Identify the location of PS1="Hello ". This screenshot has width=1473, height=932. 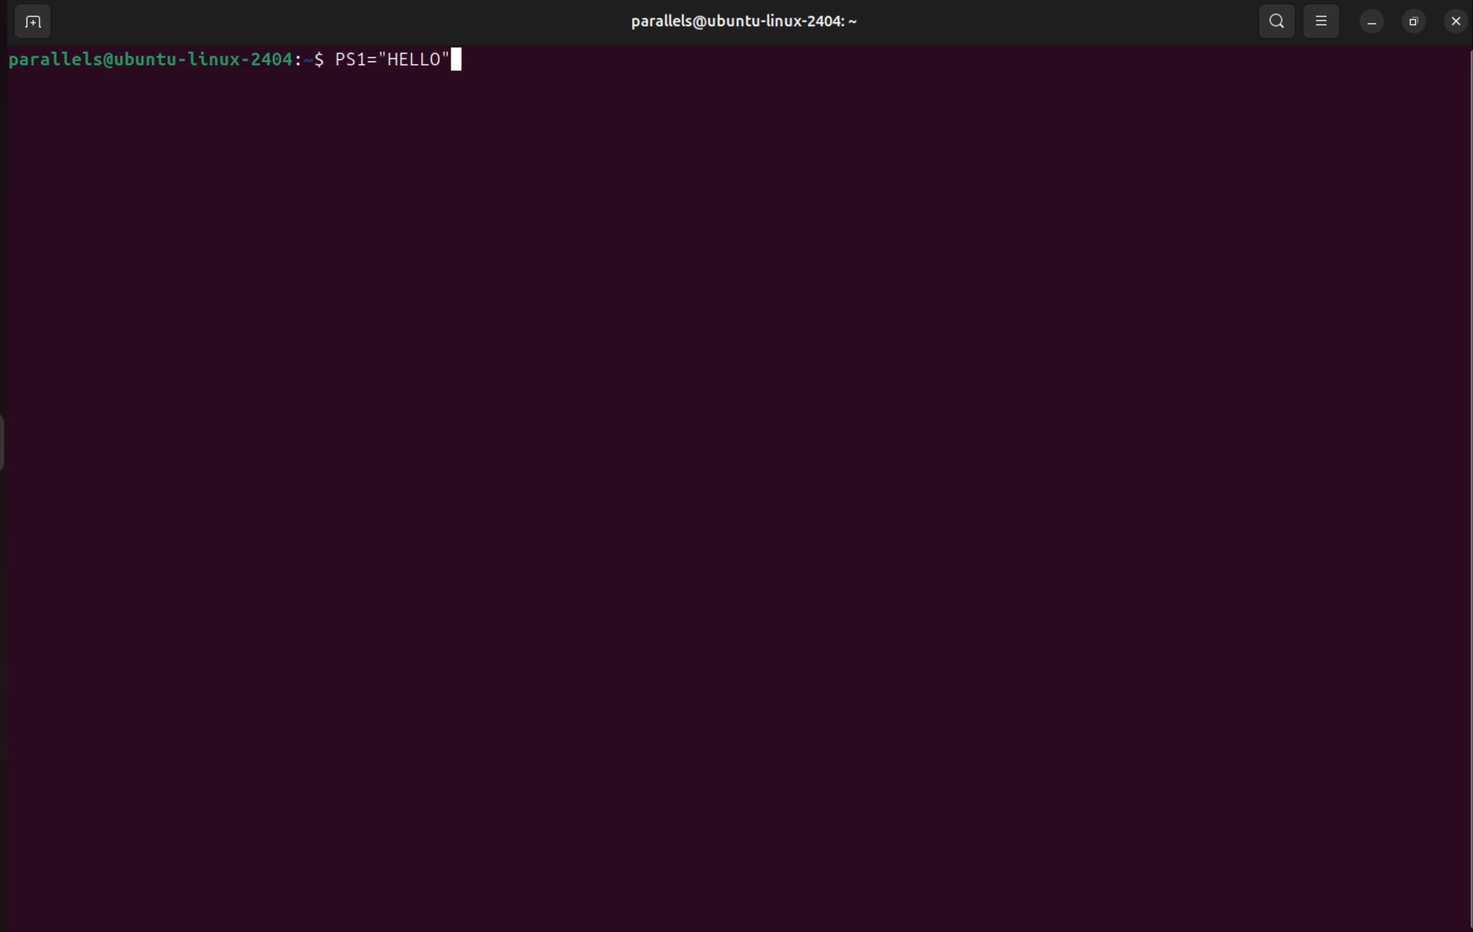
(403, 61).